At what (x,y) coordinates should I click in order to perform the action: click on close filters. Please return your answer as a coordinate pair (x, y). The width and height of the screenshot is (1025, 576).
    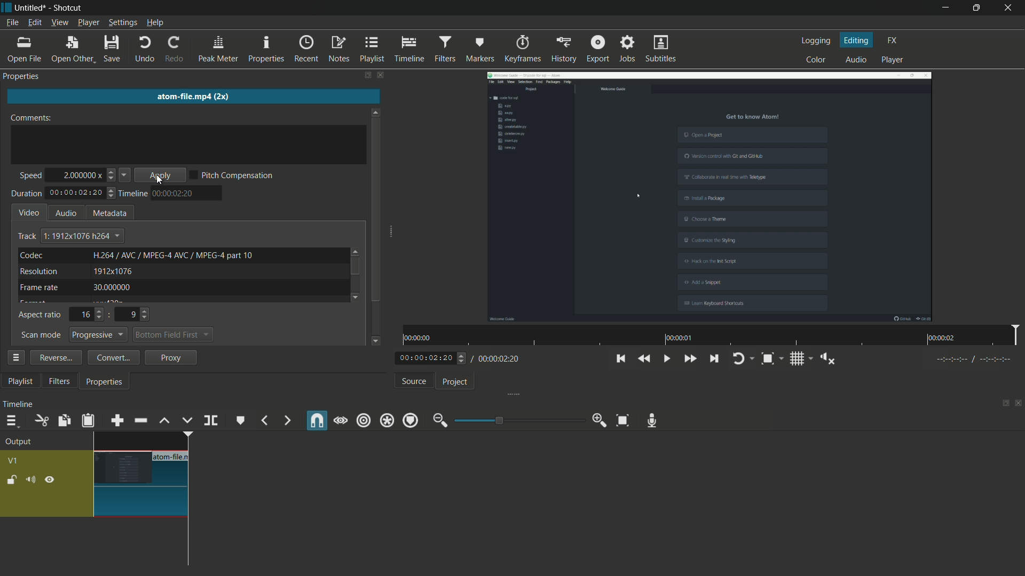
    Looking at the image, I should click on (382, 76).